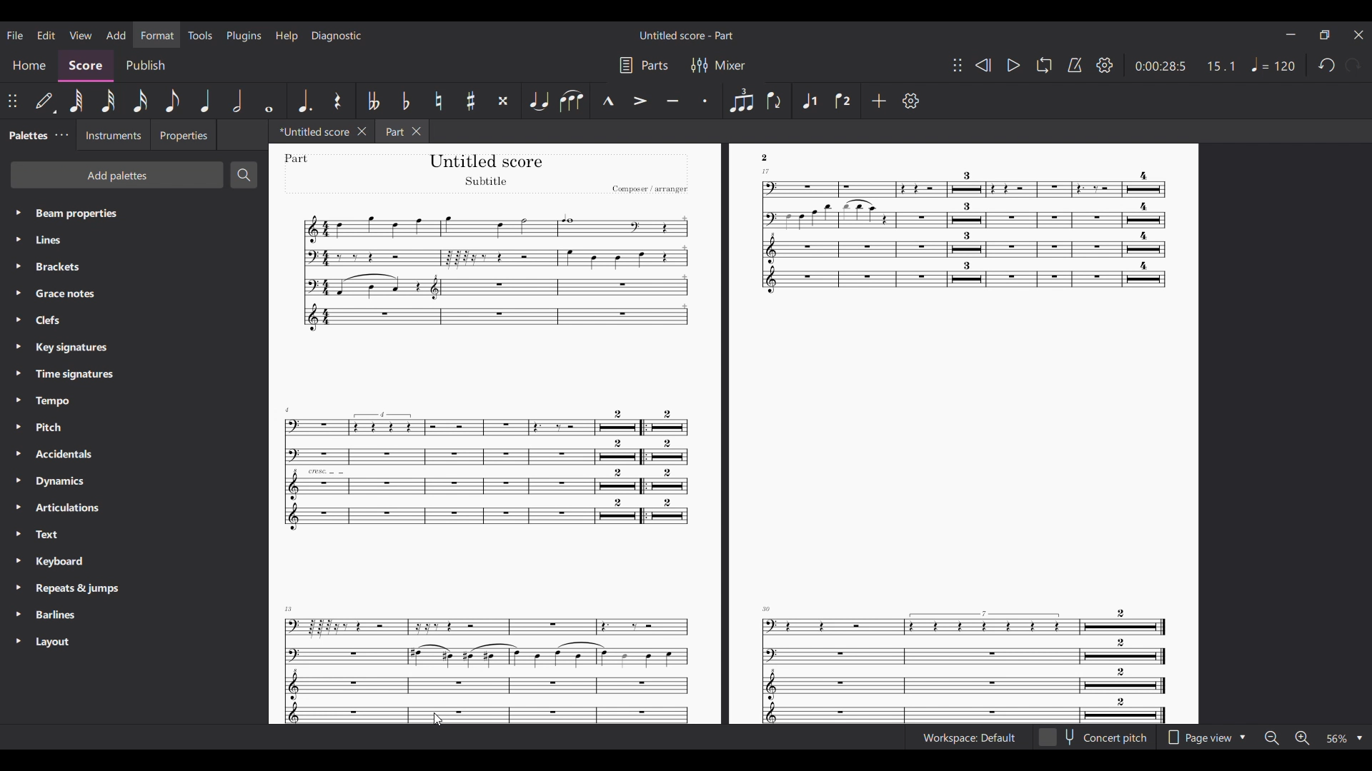 The image size is (1372, 771). Describe the element at coordinates (26, 136) in the screenshot. I see `Palette tab` at that location.